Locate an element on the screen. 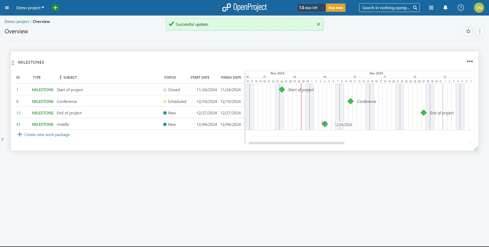 The height and width of the screenshot is (247, 489). demo project/overview is located at coordinates (28, 22).